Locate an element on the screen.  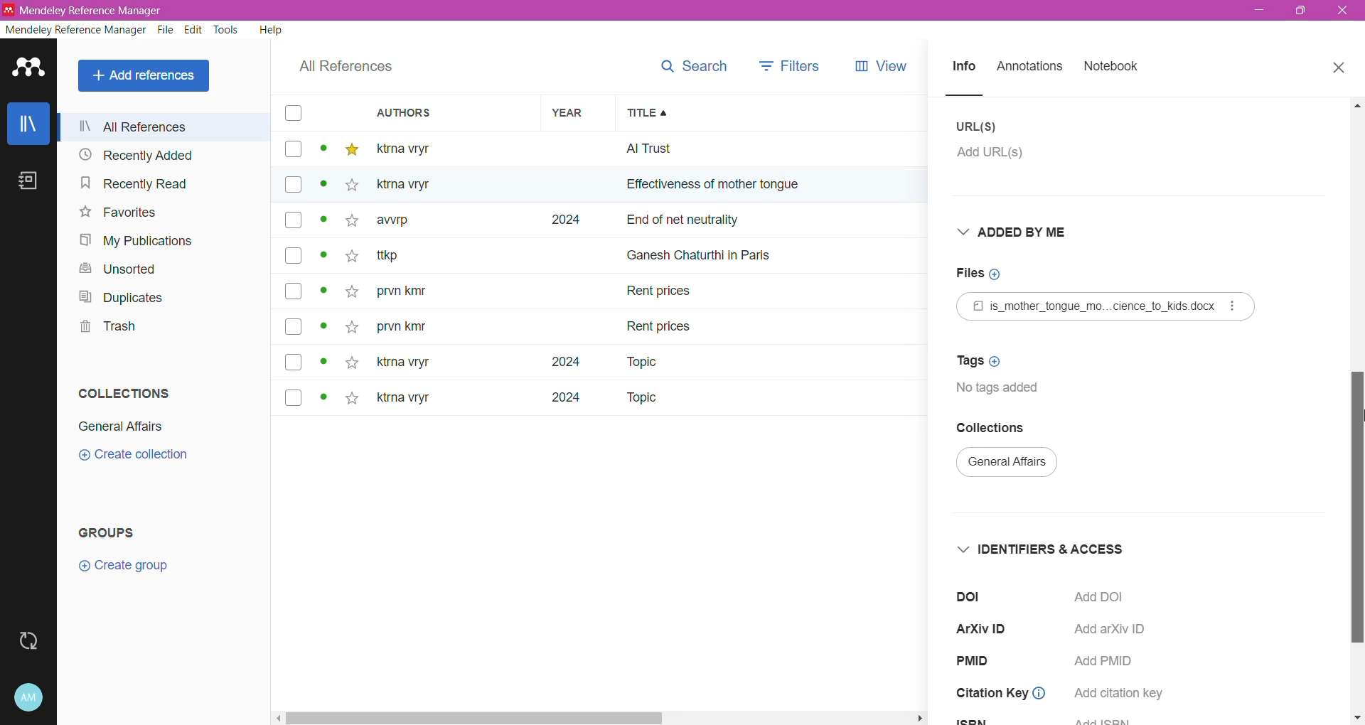
Current Collection Name is located at coordinates (1008, 464).